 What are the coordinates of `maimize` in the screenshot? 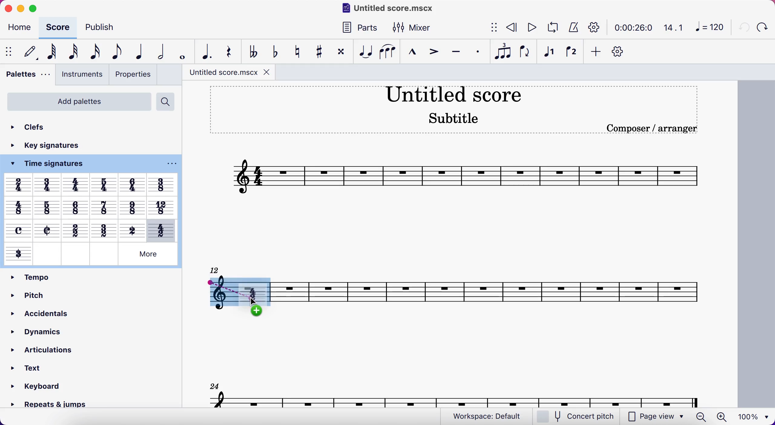 It's located at (37, 9).